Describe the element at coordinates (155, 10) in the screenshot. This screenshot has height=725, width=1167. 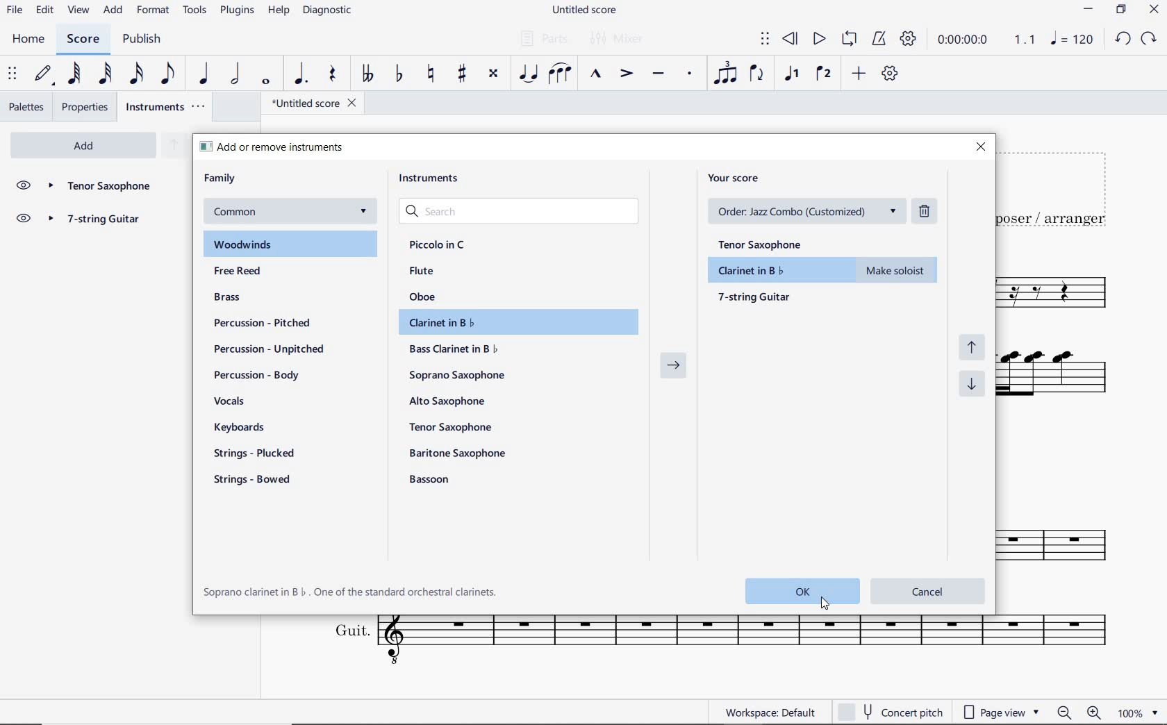
I see `FORMAT` at that location.